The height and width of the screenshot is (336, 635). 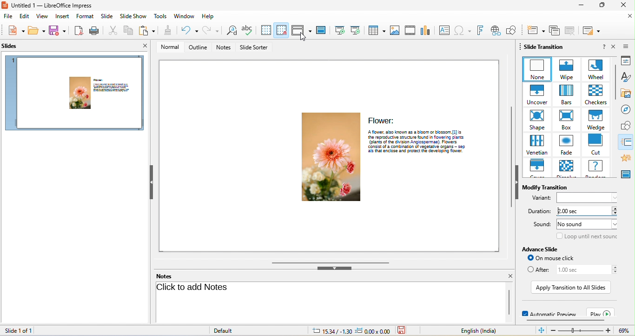 I want to click on cut, so click(x=110, y=30).